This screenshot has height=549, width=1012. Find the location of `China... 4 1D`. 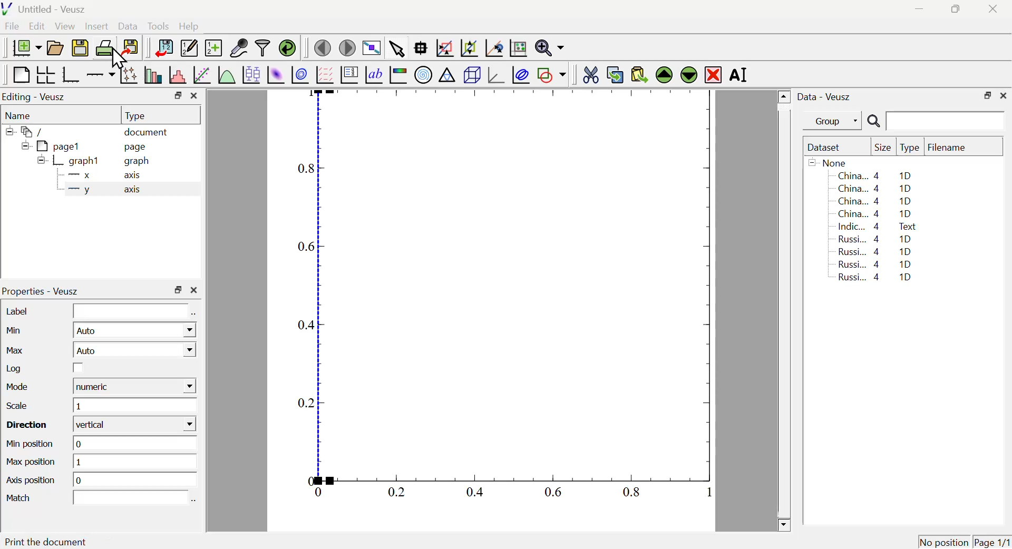

China... 4 1D is located at coordinates (875, 214).